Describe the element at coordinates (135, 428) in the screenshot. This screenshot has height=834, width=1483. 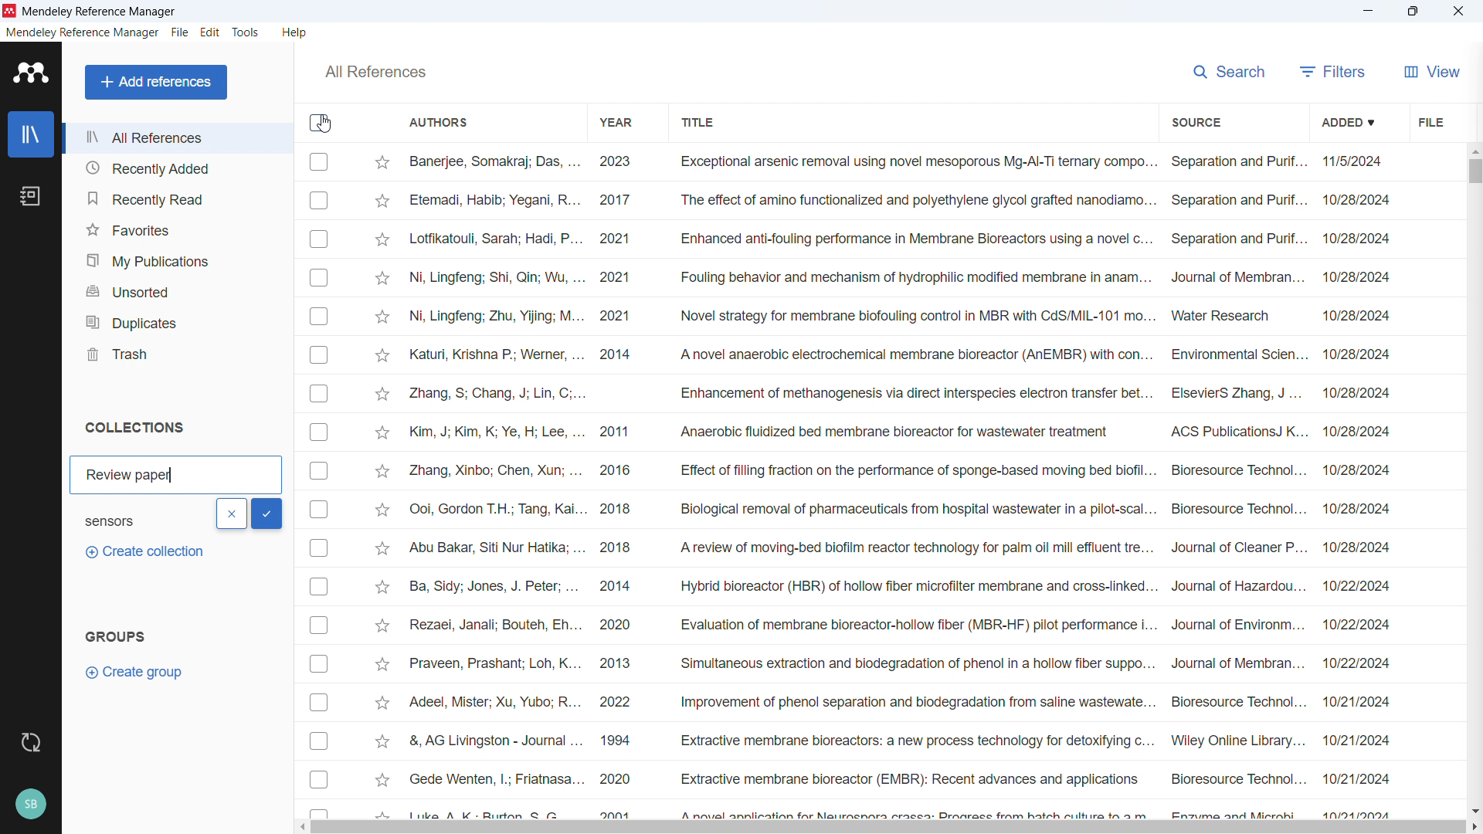
I see `Collections ` at that location.